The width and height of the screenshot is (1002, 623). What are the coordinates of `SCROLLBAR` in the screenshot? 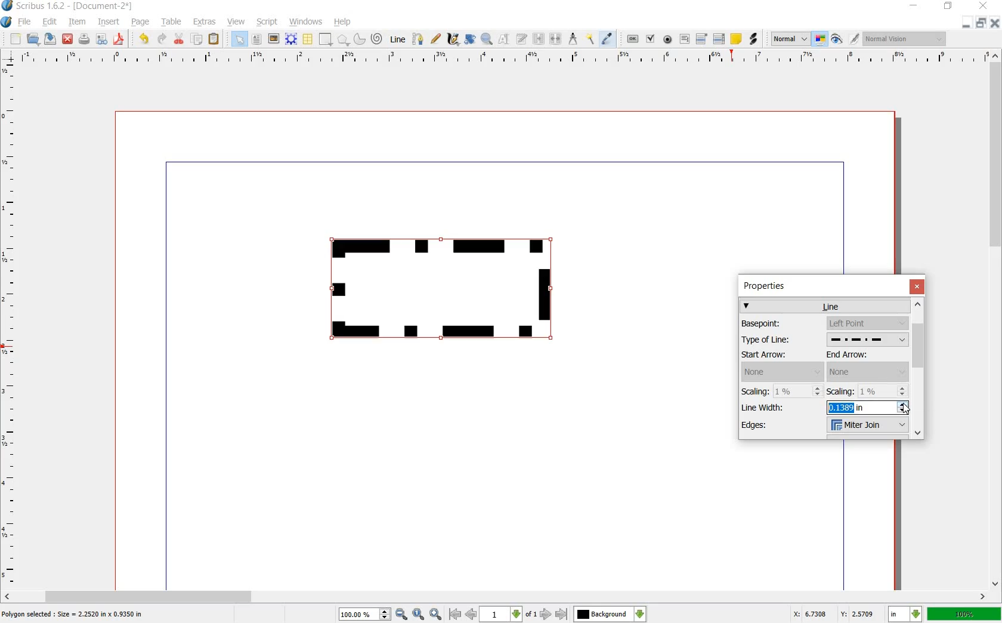 It's located at (996, 320).